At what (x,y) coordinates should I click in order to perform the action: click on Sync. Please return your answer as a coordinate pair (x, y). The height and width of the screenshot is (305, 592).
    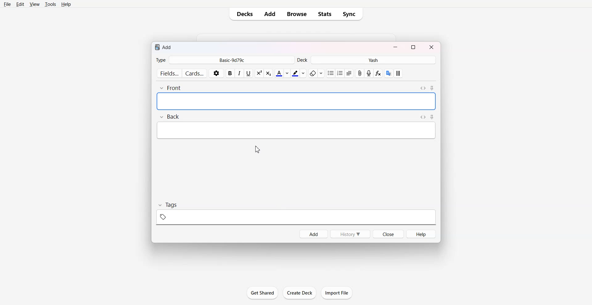
    Looking at the image, I should click on (351, 14).